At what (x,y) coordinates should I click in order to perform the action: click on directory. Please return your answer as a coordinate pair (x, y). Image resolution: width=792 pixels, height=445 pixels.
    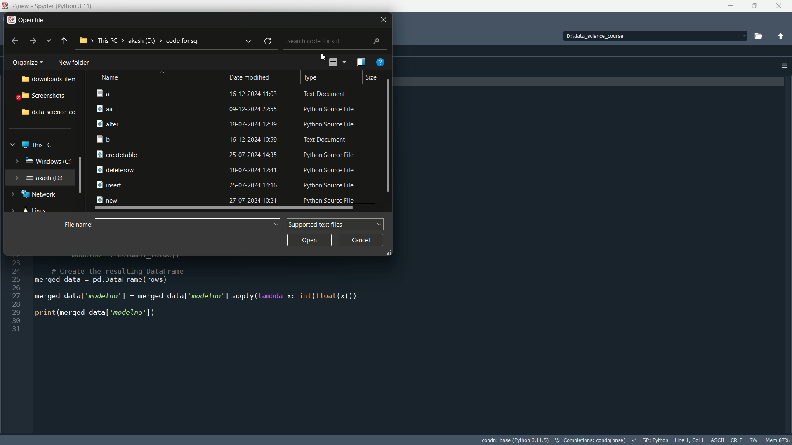
    Looking at the image, I should click on (653, 37).